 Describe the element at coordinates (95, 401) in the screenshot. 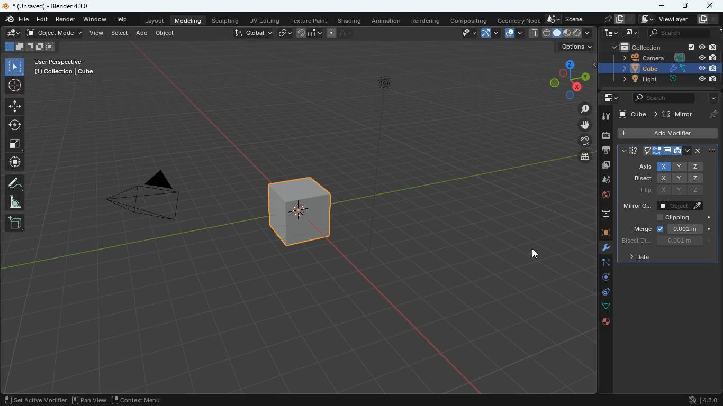

I see `view` at that location.